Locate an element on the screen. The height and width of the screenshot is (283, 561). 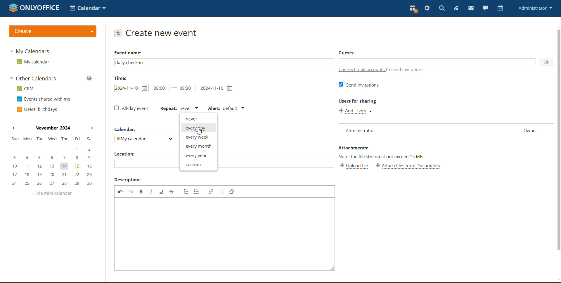
other calendars is located at coordinates (33, 79).